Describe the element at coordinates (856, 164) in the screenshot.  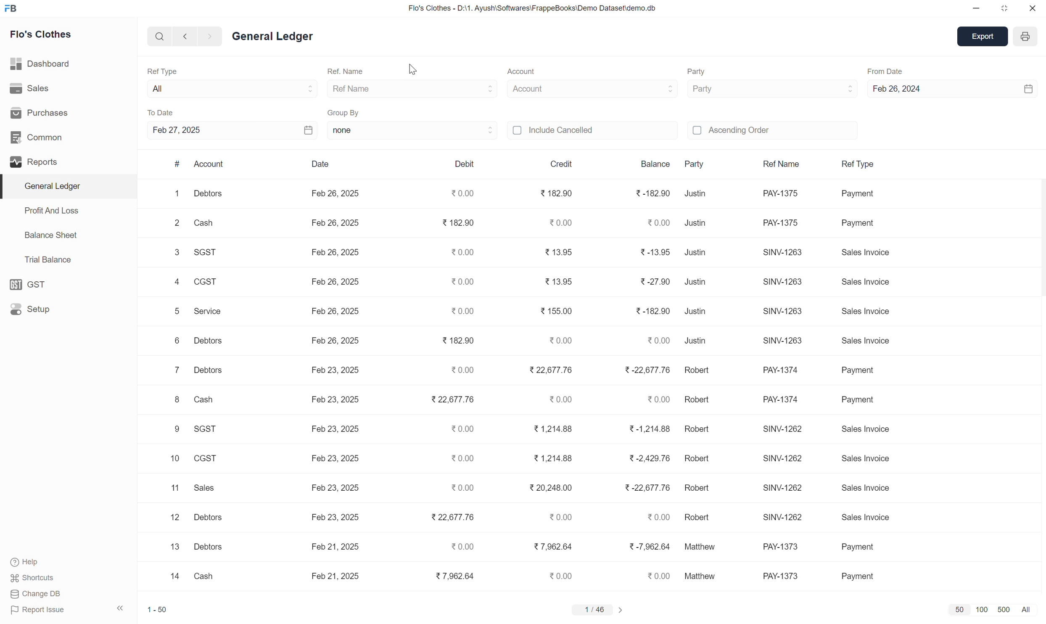
I see `ref name` at that location.